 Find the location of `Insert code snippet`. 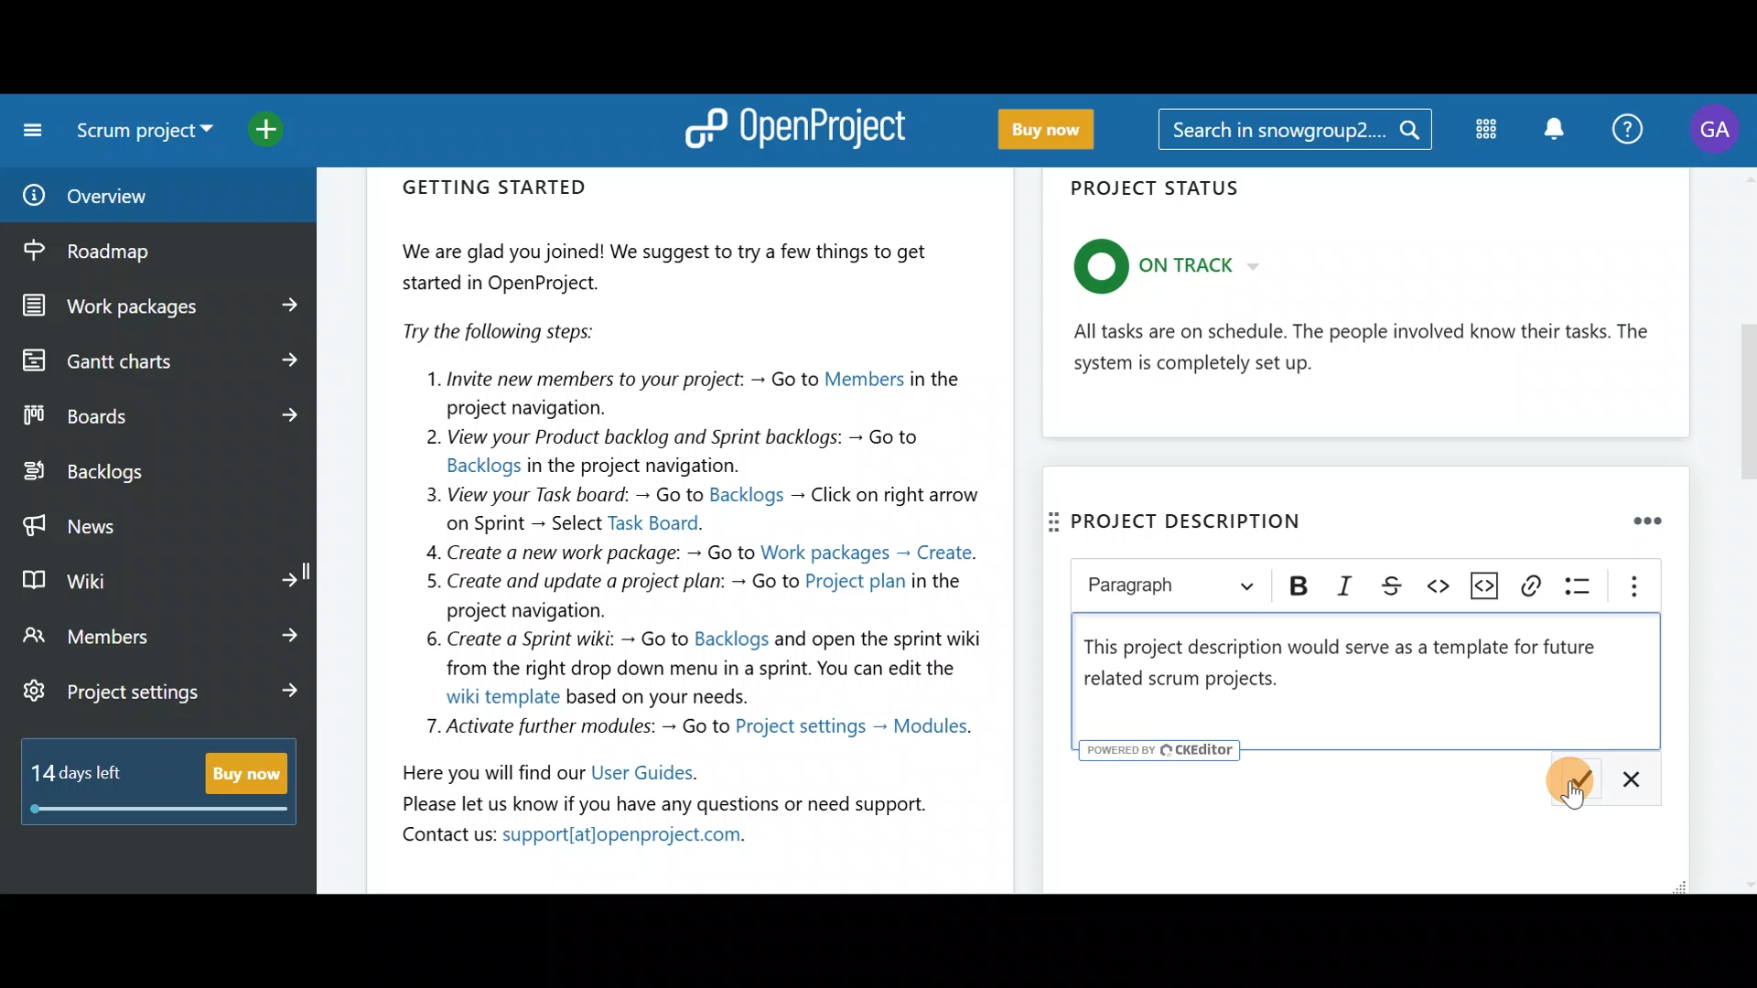

Insert code snippet is located at coordinates (1483, 584).